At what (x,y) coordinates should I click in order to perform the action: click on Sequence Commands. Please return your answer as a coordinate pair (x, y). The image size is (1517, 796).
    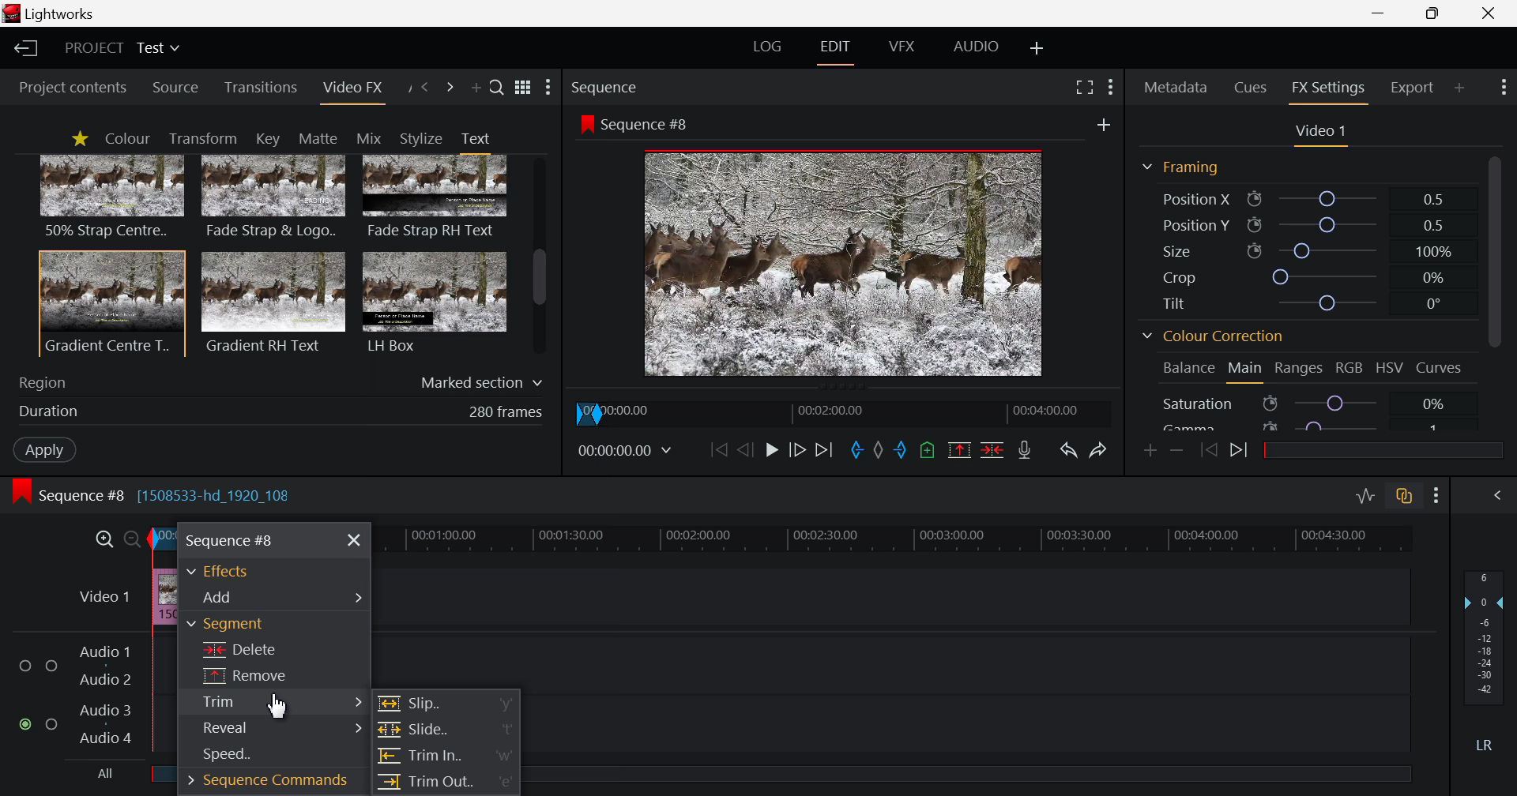
    Looking at the image, I should click on (262, 783).